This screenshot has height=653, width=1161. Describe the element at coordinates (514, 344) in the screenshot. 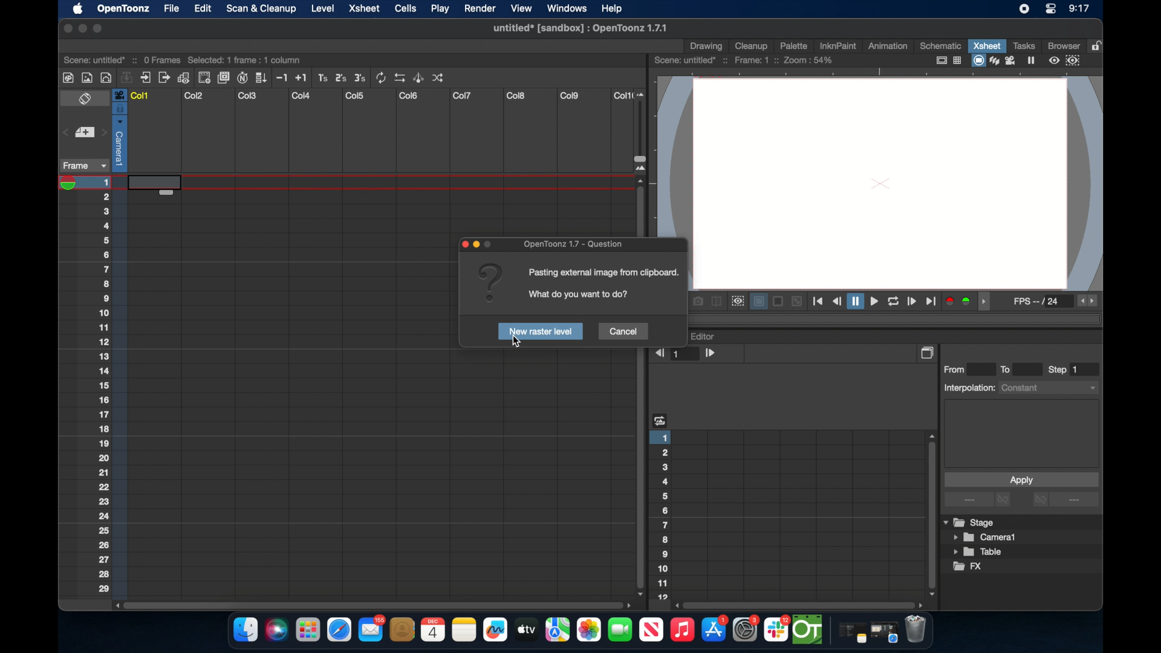

I see `cursor` at that location.